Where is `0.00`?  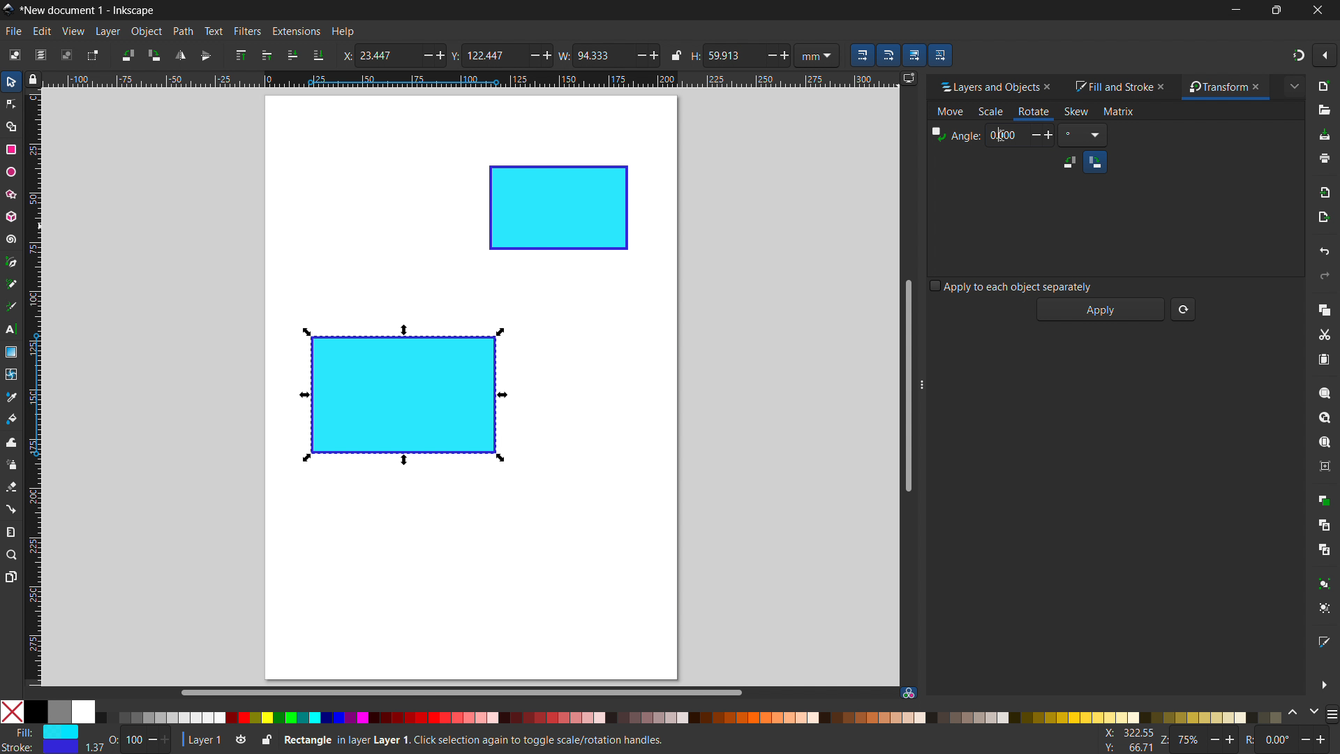
0.00 is located at coordinates (1019, 135).